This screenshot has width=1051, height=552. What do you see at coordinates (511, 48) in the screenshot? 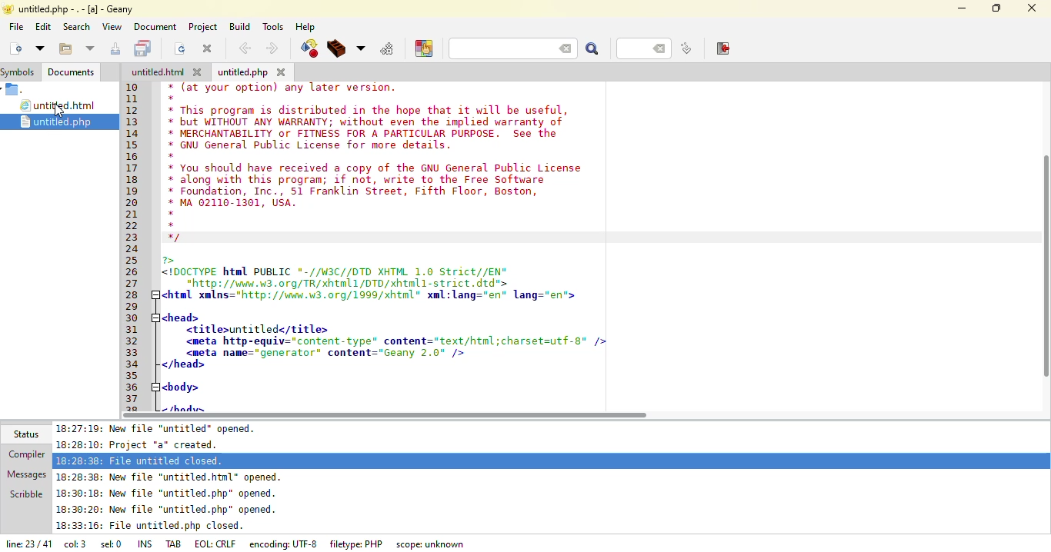
I see `search` at bounding box center [511, 48].